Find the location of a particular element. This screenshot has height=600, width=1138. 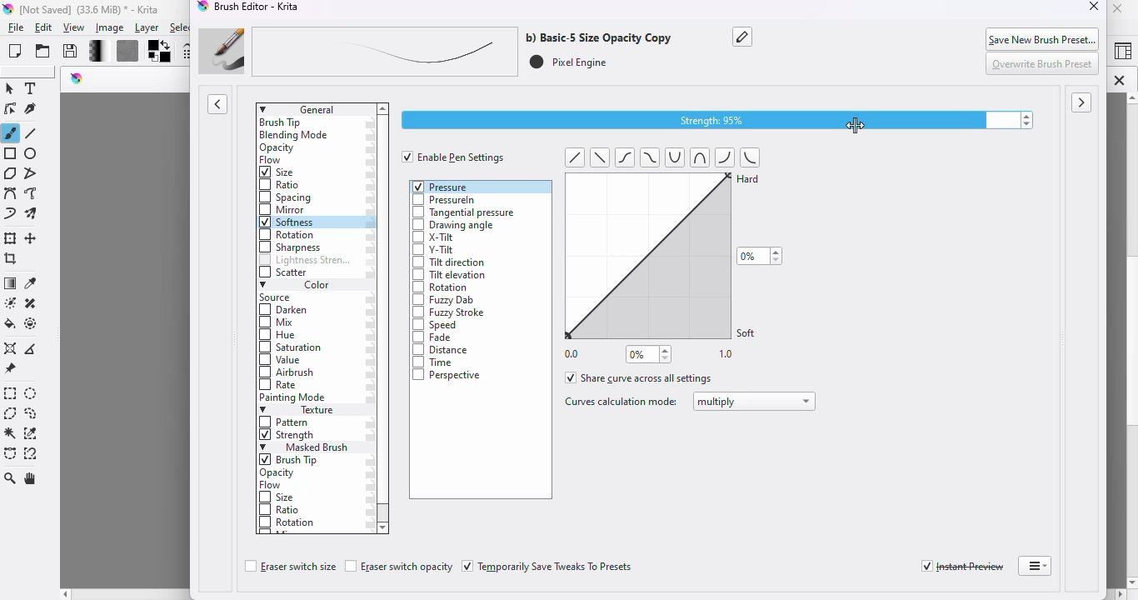

painting mode is located at coordinates (294, 398).